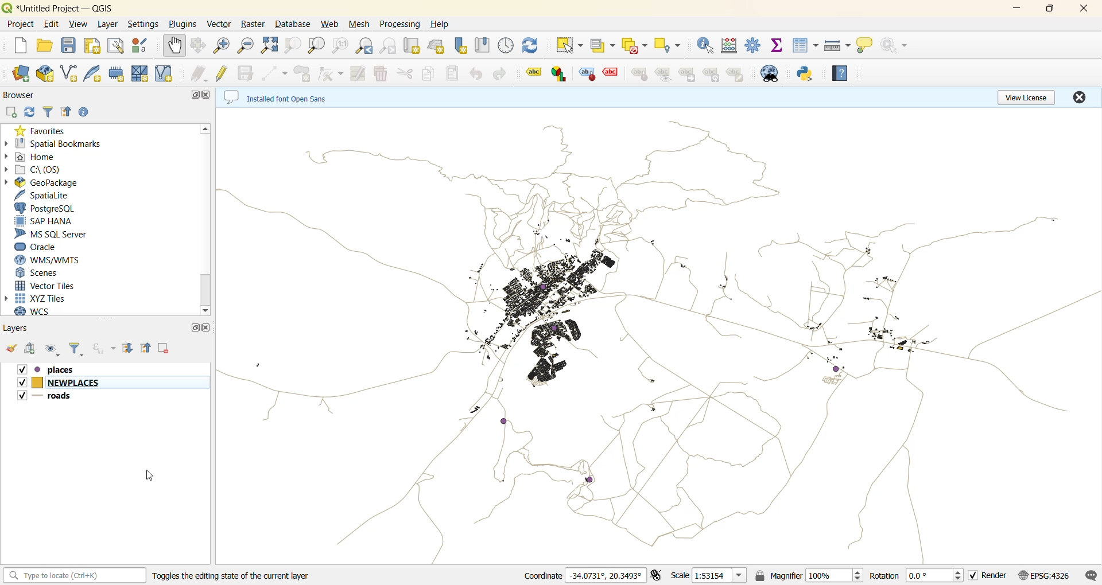  What do you see at coordinates (569, 45) in the screenshot?
I see `select` at bounding box center [569, 45].